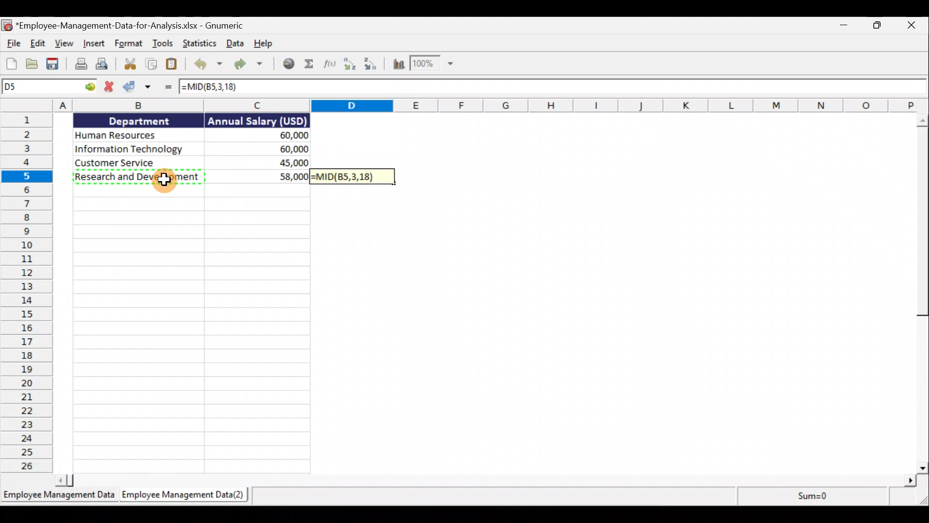  I want to click on Columns, so click(466, 106).